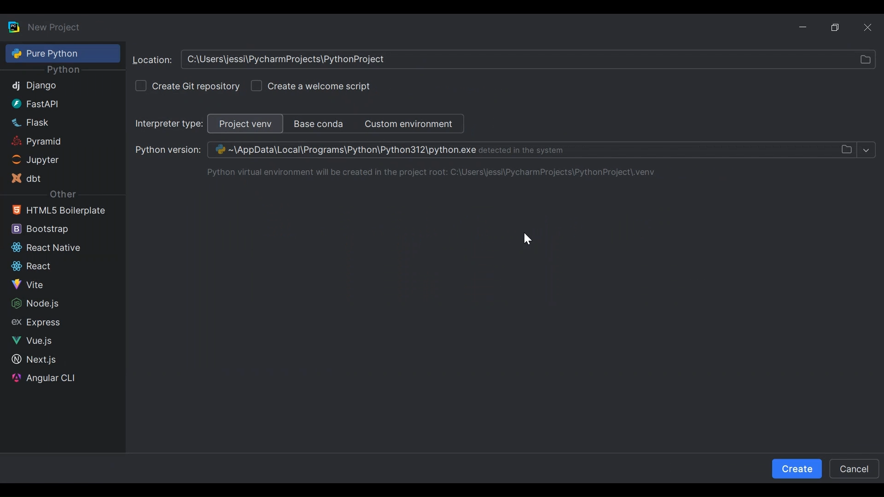 This screenshot has width=884, height=497. What do you see at coordinates (59, 304) in the screenshot?
I see `Node.js` at bounding box center [59, 304].